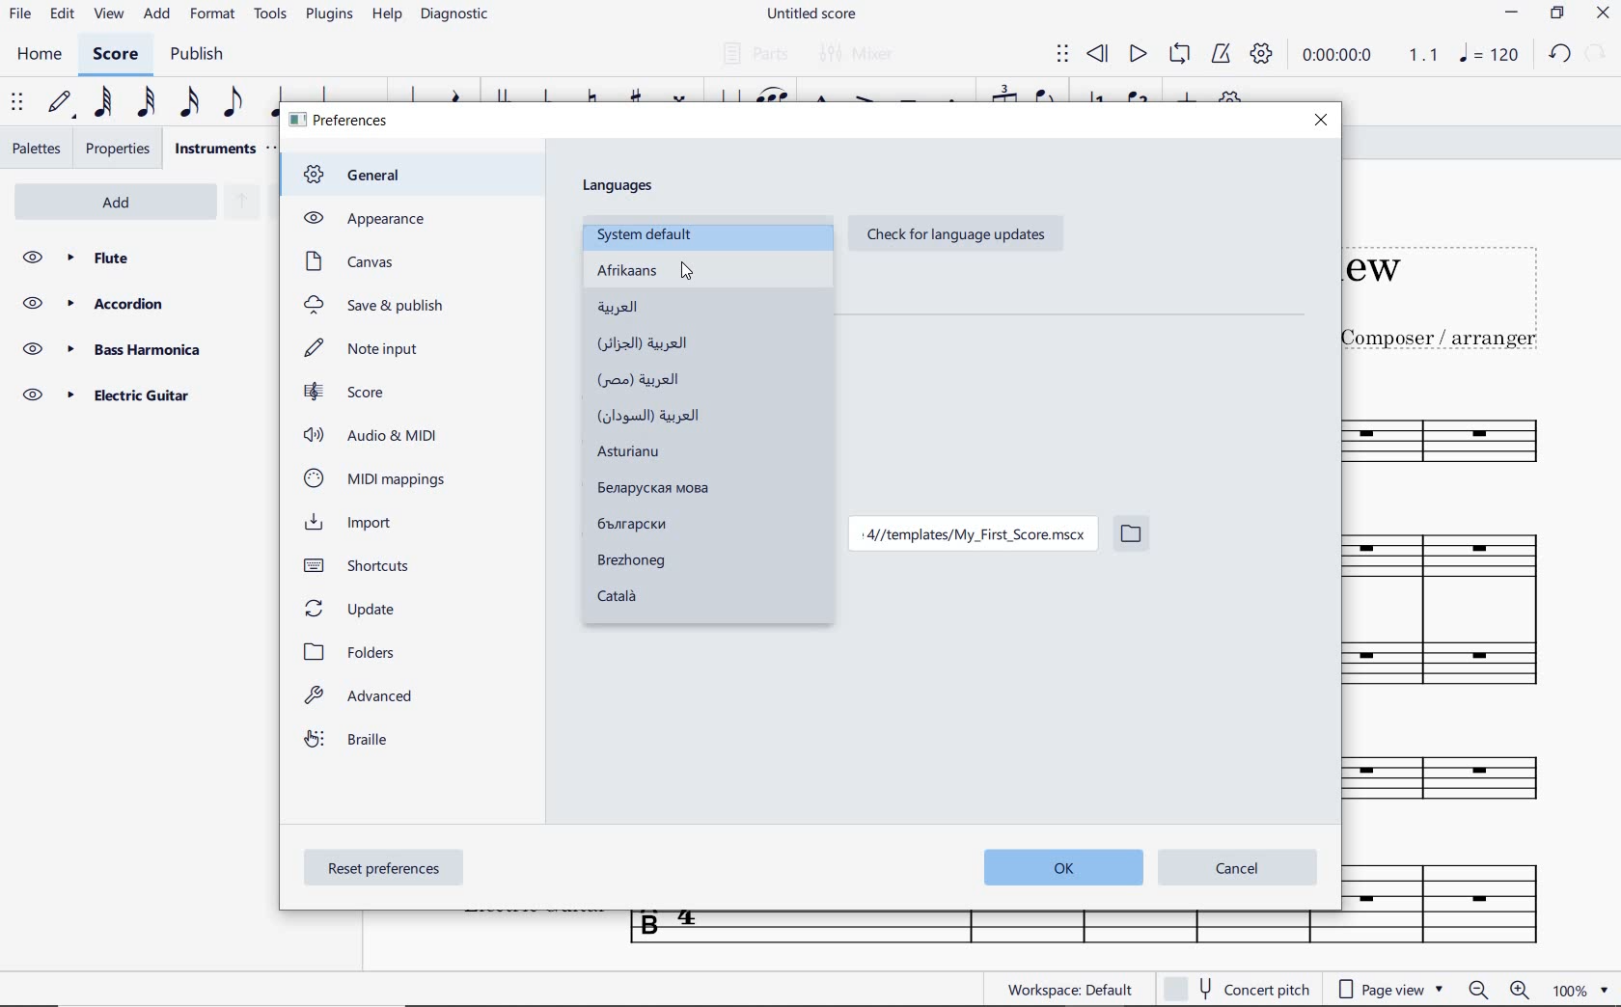 Image resolution: width=1621 pixels, height=1007 pixels. What do you see at coordinates (353, 607) in the screenshot?
I see `update` at bounding box center [353, 607].